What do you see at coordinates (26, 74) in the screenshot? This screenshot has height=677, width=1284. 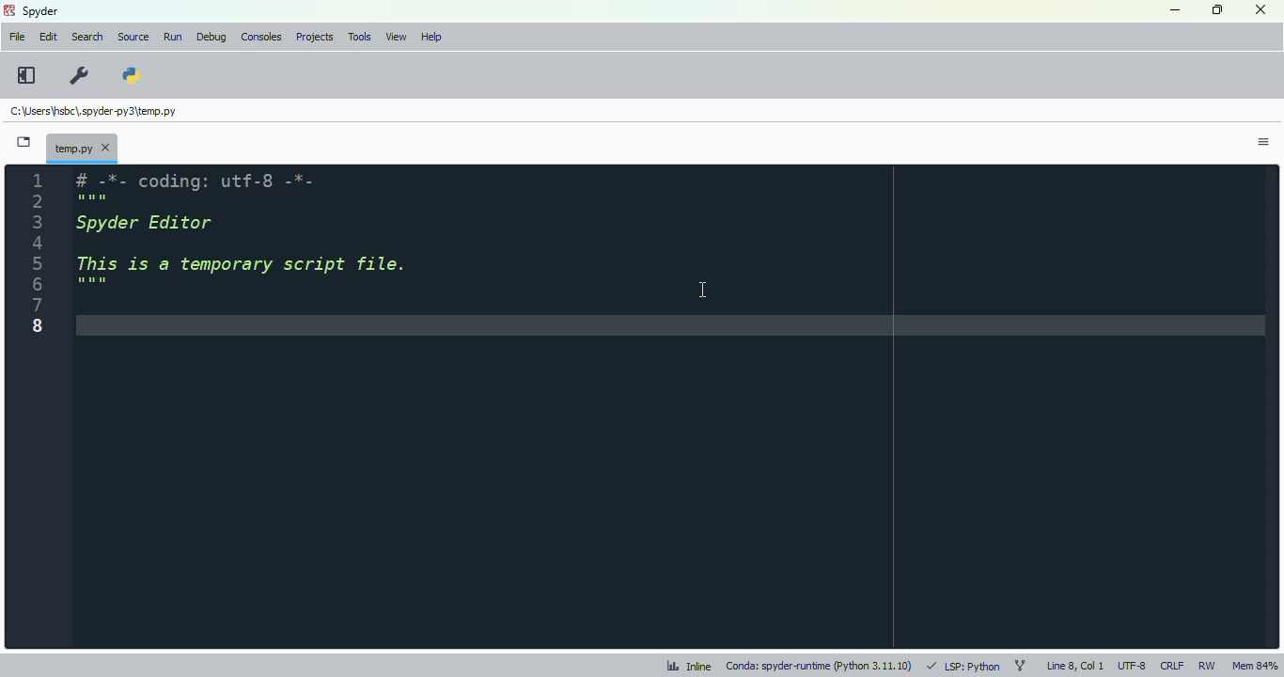 I see `maximize current pane` at bounding box center [26, 74].